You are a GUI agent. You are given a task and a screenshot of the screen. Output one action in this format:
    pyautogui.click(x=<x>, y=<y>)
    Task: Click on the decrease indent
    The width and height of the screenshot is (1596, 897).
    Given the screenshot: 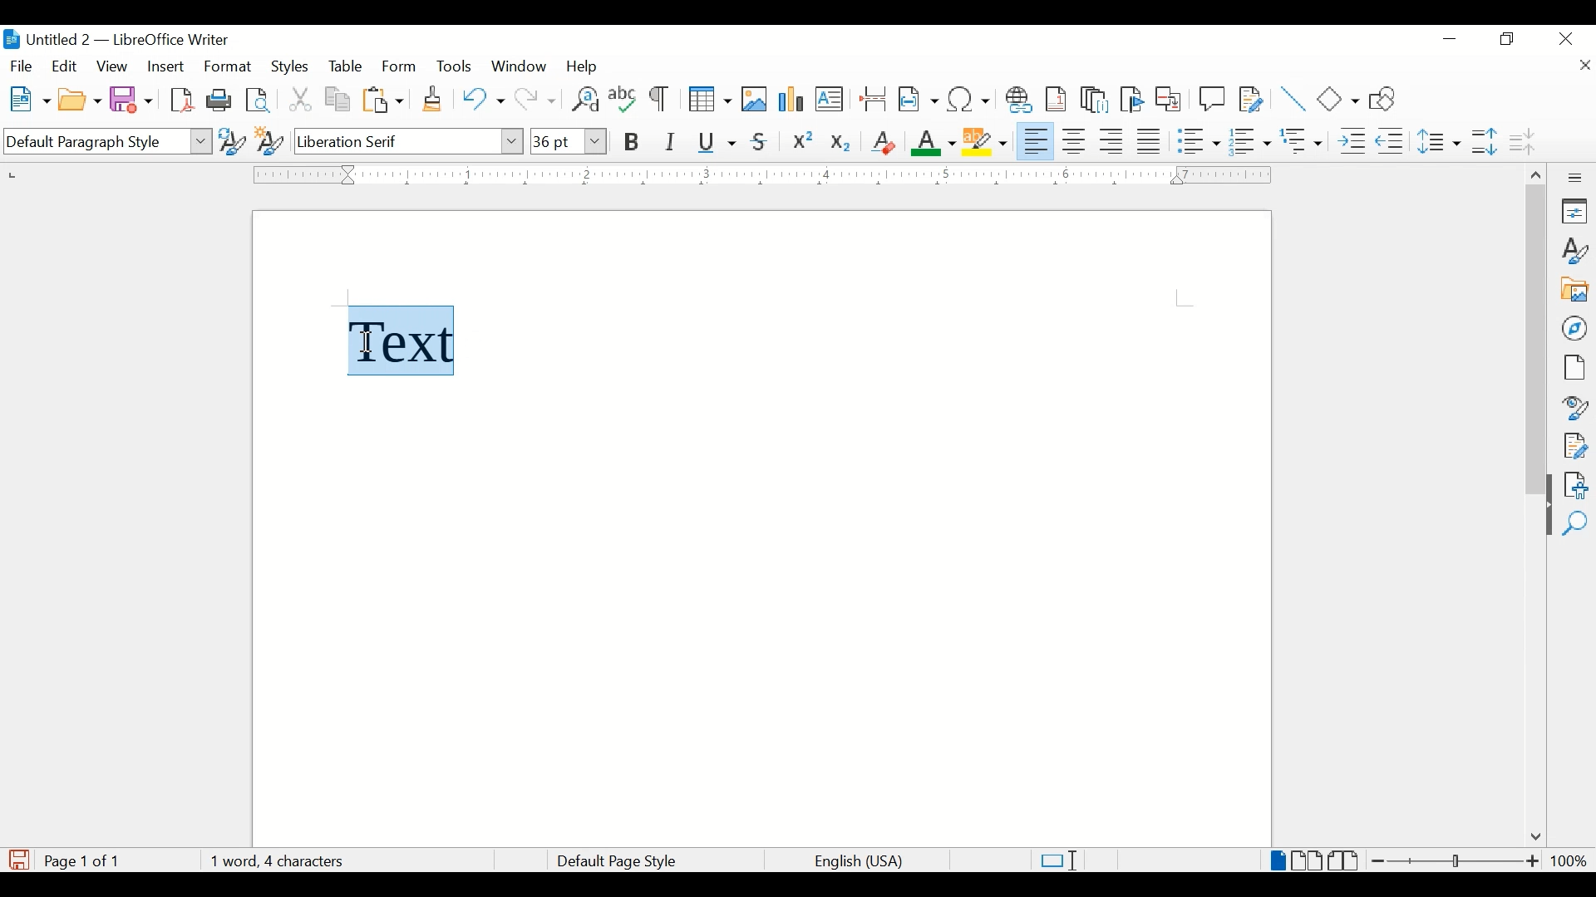 What is the action you would take?
    pyautogui.click(x=1392, y=140)
    